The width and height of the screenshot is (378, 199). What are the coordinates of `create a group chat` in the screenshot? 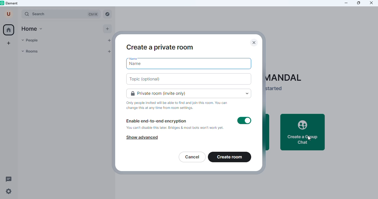 It's located at (303, 132).